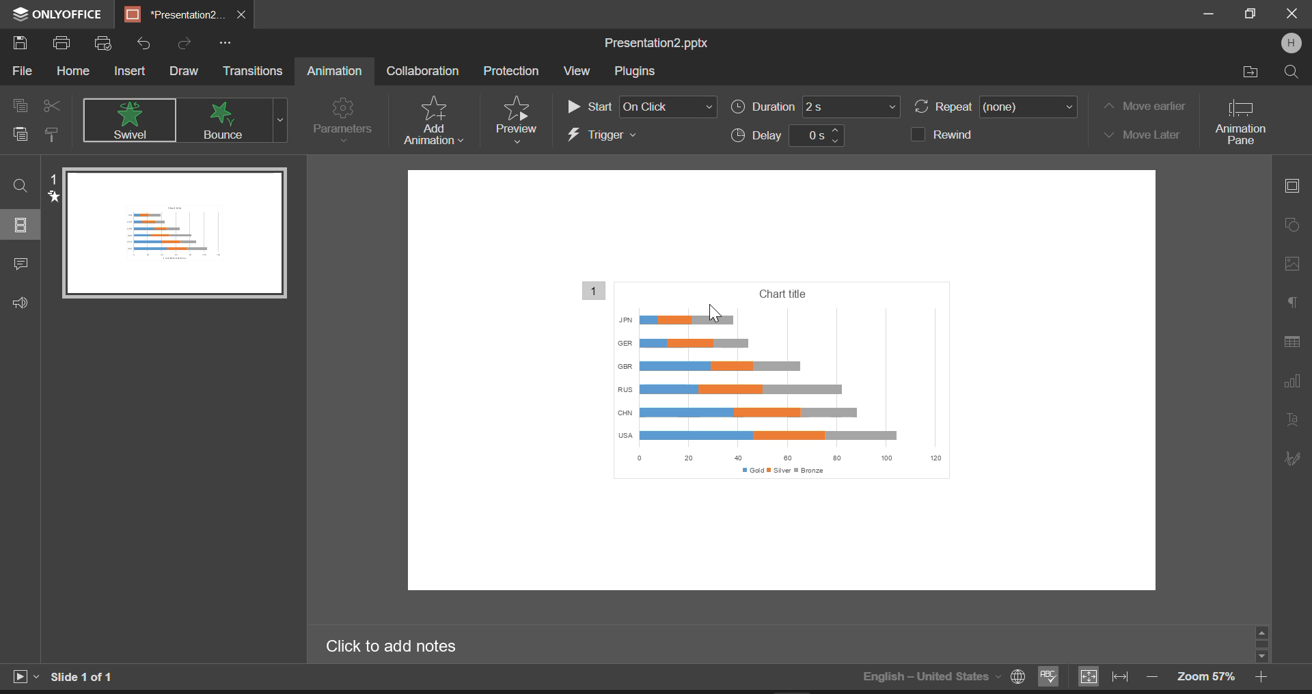 The height and width of the screenshot is (694, 1312). Describe the element at coordinates (1246, 121) in the screenshot. I see `Animation Pane` at that location.